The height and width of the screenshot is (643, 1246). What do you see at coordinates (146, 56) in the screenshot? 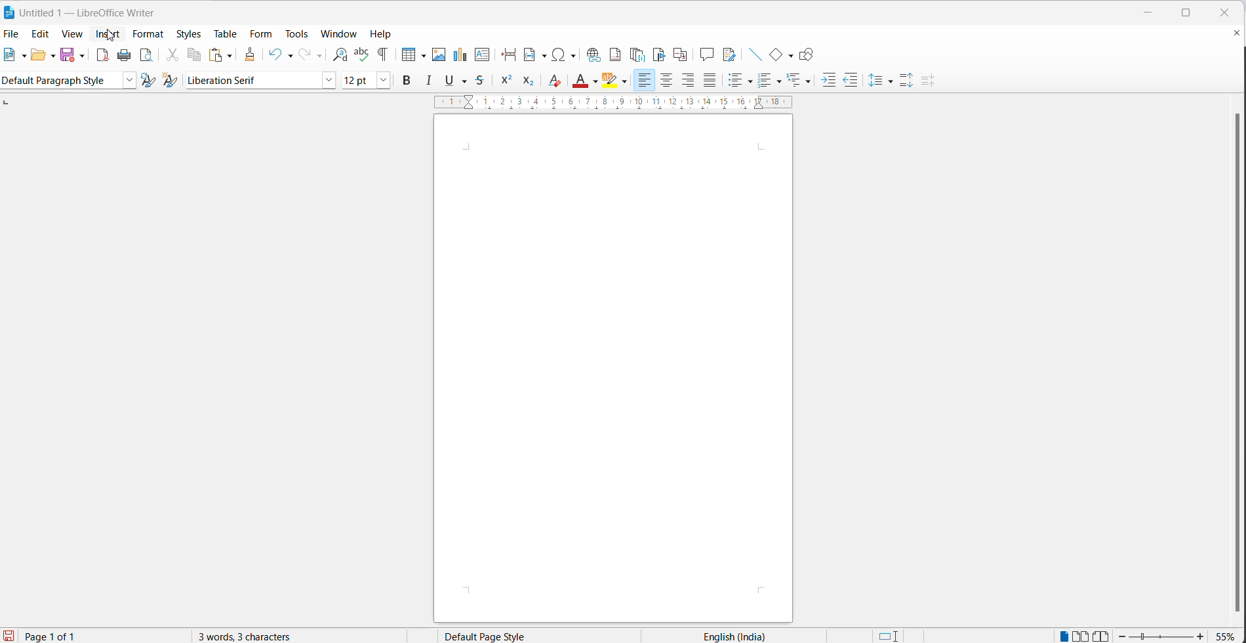
I see `print preview` at bounding box center [146, 56].